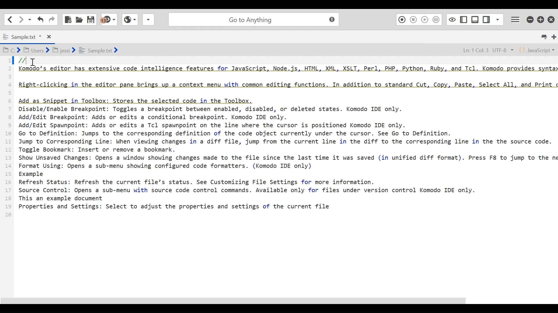  What do you see at coordinates (52, 19) in the screenshot?
I see `Redo` at bounding box center [52, 19].